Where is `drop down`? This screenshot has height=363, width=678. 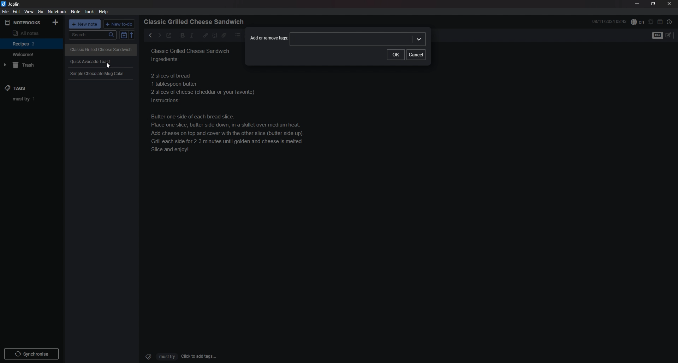
drop down is located at coordinates (419, 39).